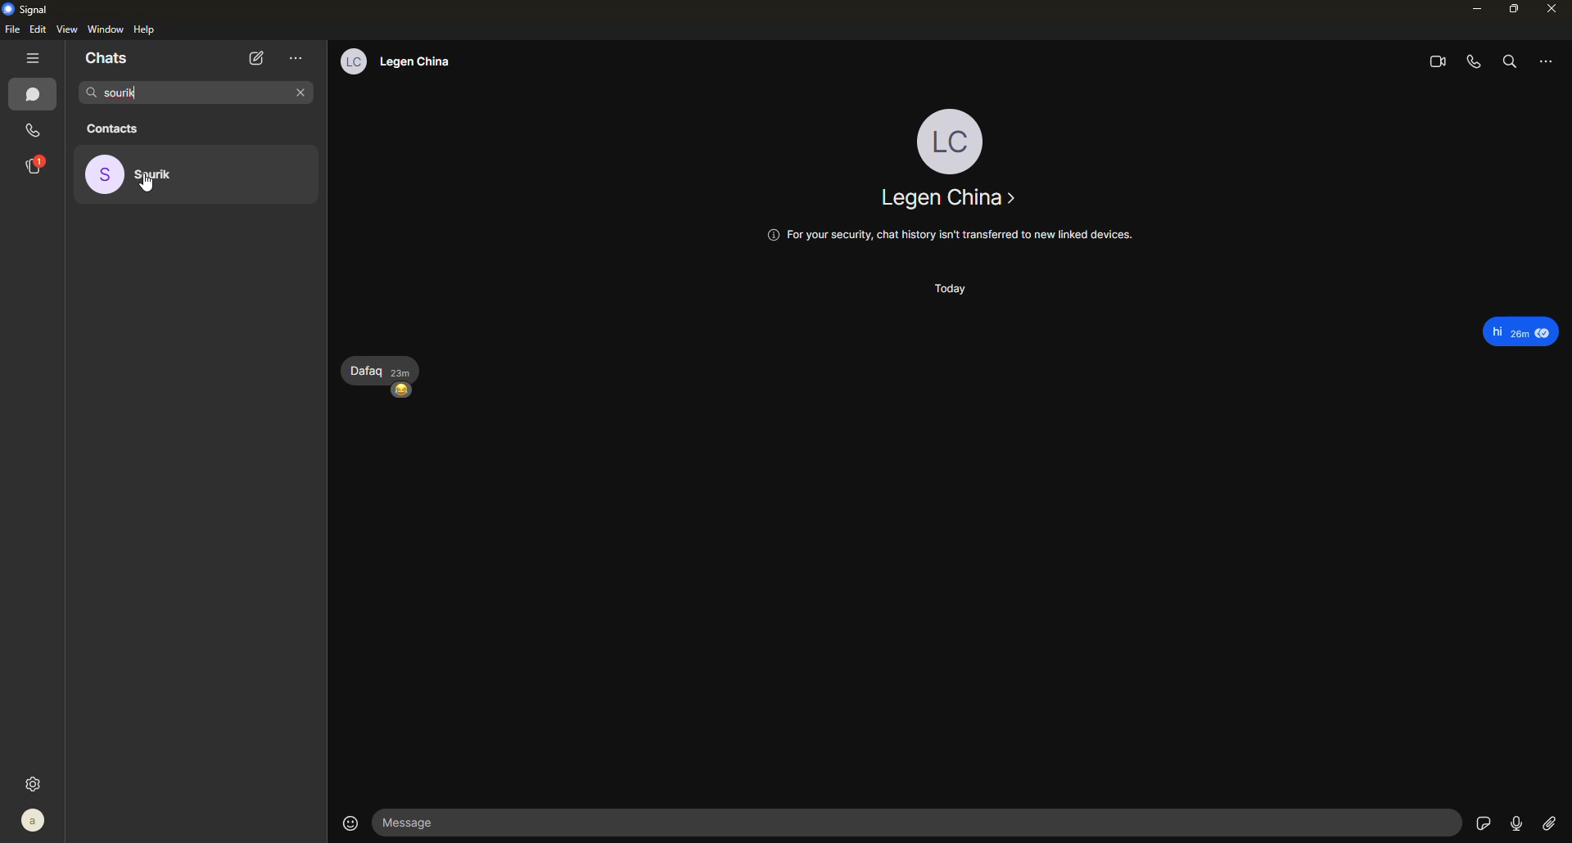 The image size is (1572, 843). What do you see at coordinates (30, 10) in the screenshot?
I see `signal` at bounding box center [30, 10].